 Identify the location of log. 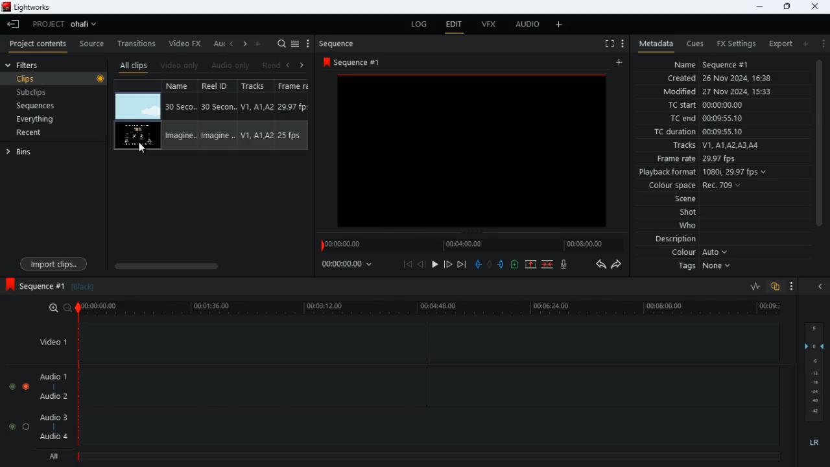
(421, 25).